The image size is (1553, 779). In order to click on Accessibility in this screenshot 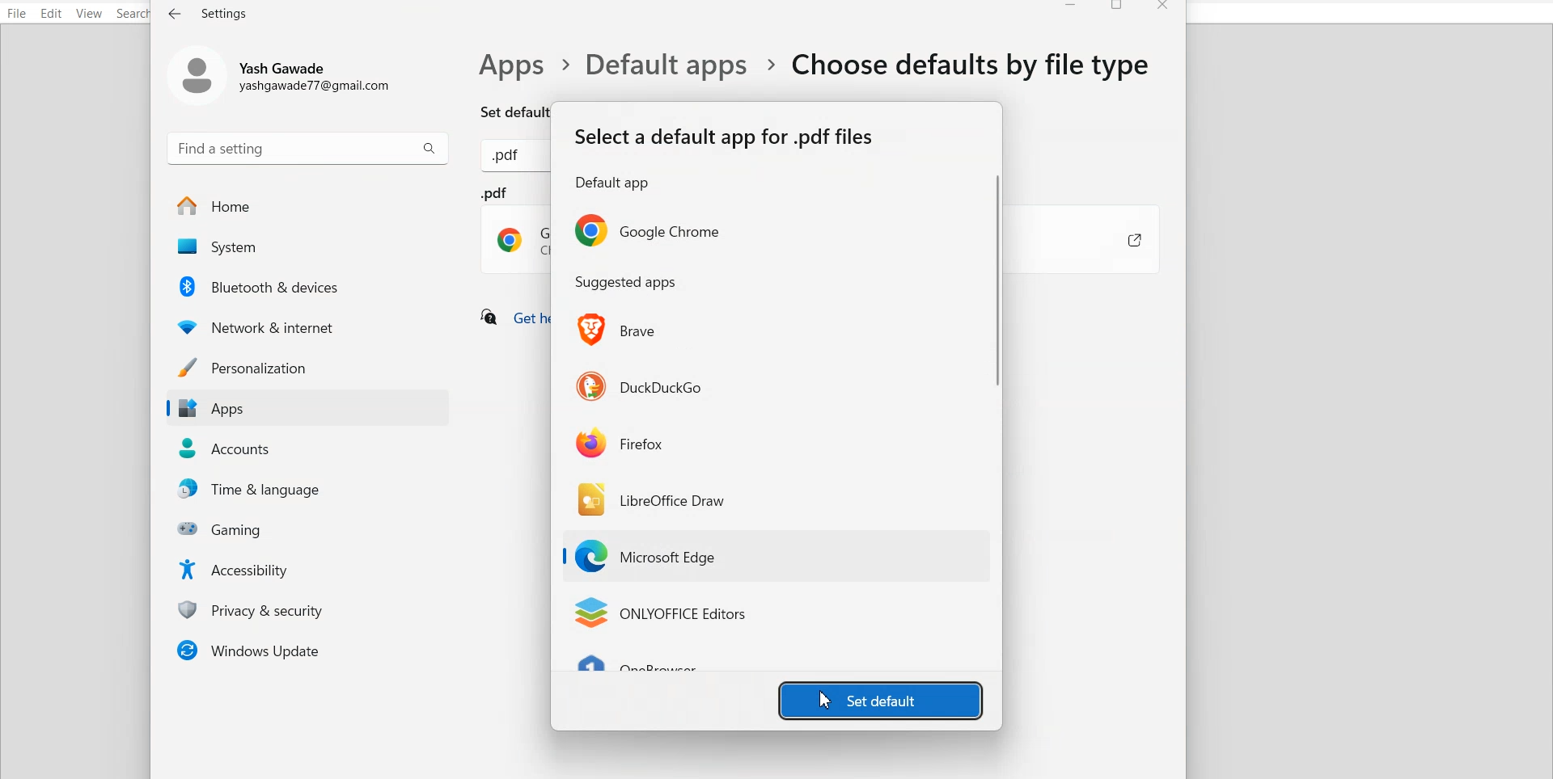, I will do `click(311, 568)`.